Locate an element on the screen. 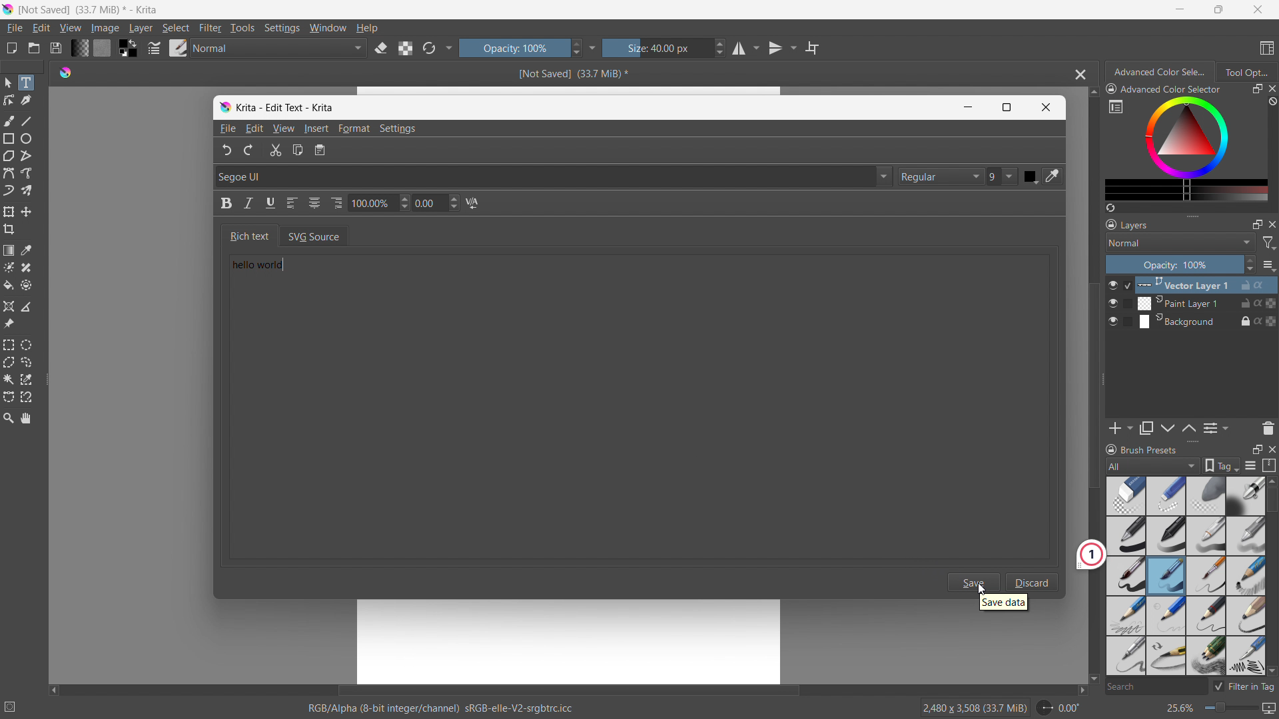  transform a layer or selection is located at coordinates (9, 212).